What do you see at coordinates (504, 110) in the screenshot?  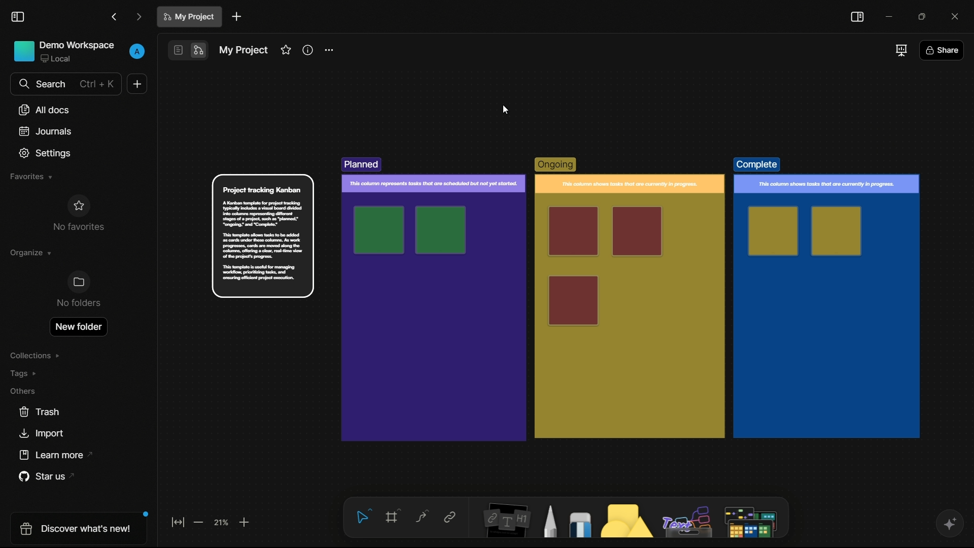 I see `cursor` at bounding box center [504, 110].